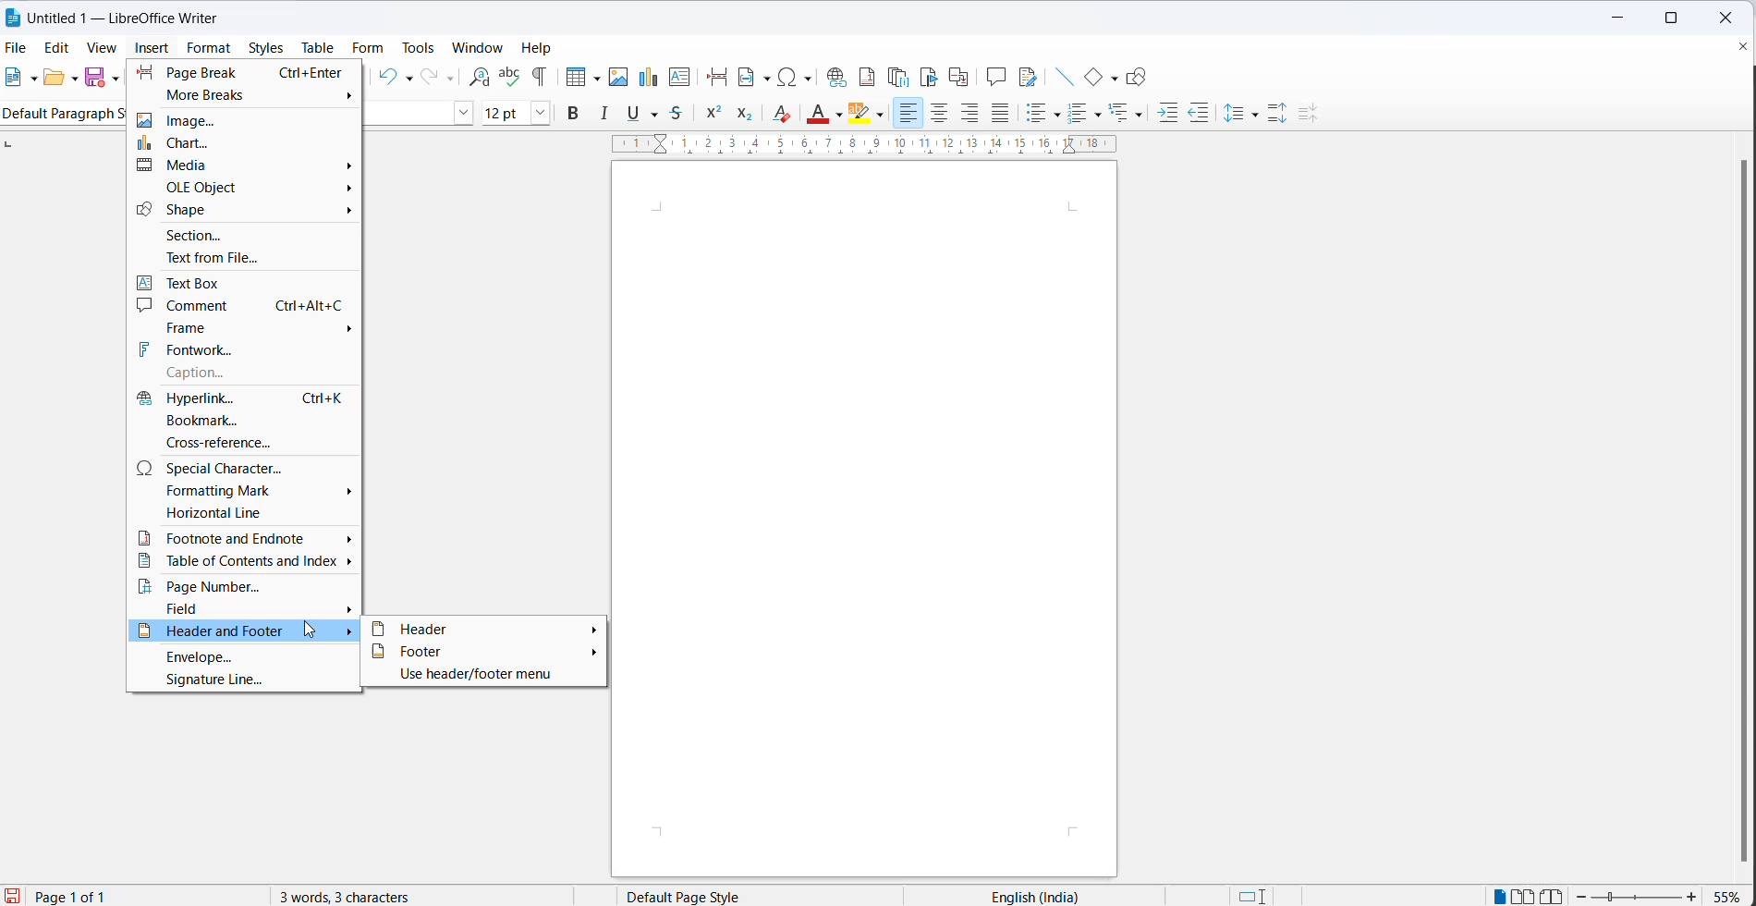 The height and width of the screenshot is (906, 1756). What do you see at coordinates (657, 114) in the screenshot?
I see `strike through` at bounding box center [657, 114].